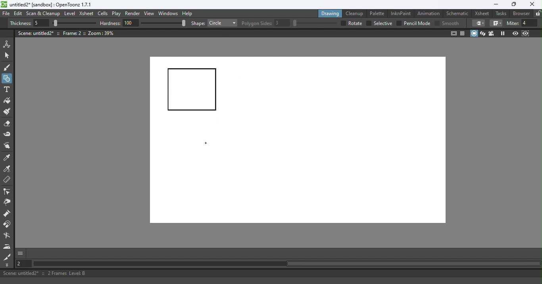  Describe the element at coordinates (532, 4) in the screenshot. I see `Close` at that location.